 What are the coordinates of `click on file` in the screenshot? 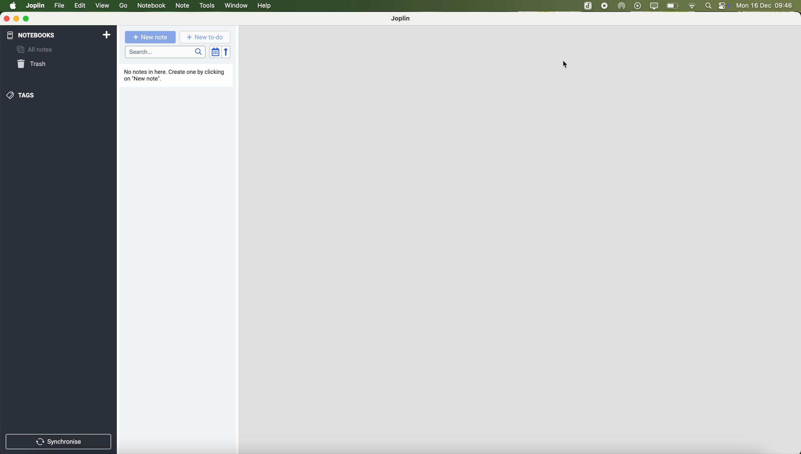 It's located at (60, 7).